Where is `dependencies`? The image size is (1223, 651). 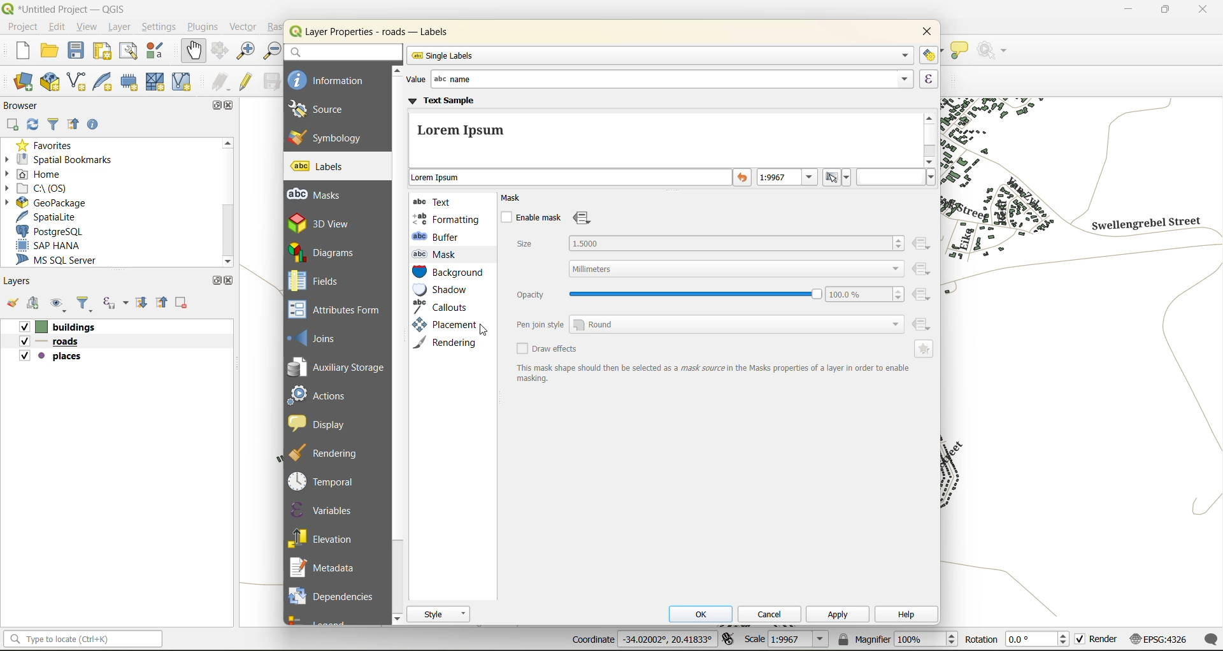 dependencies is located at coordinates (332, 594).